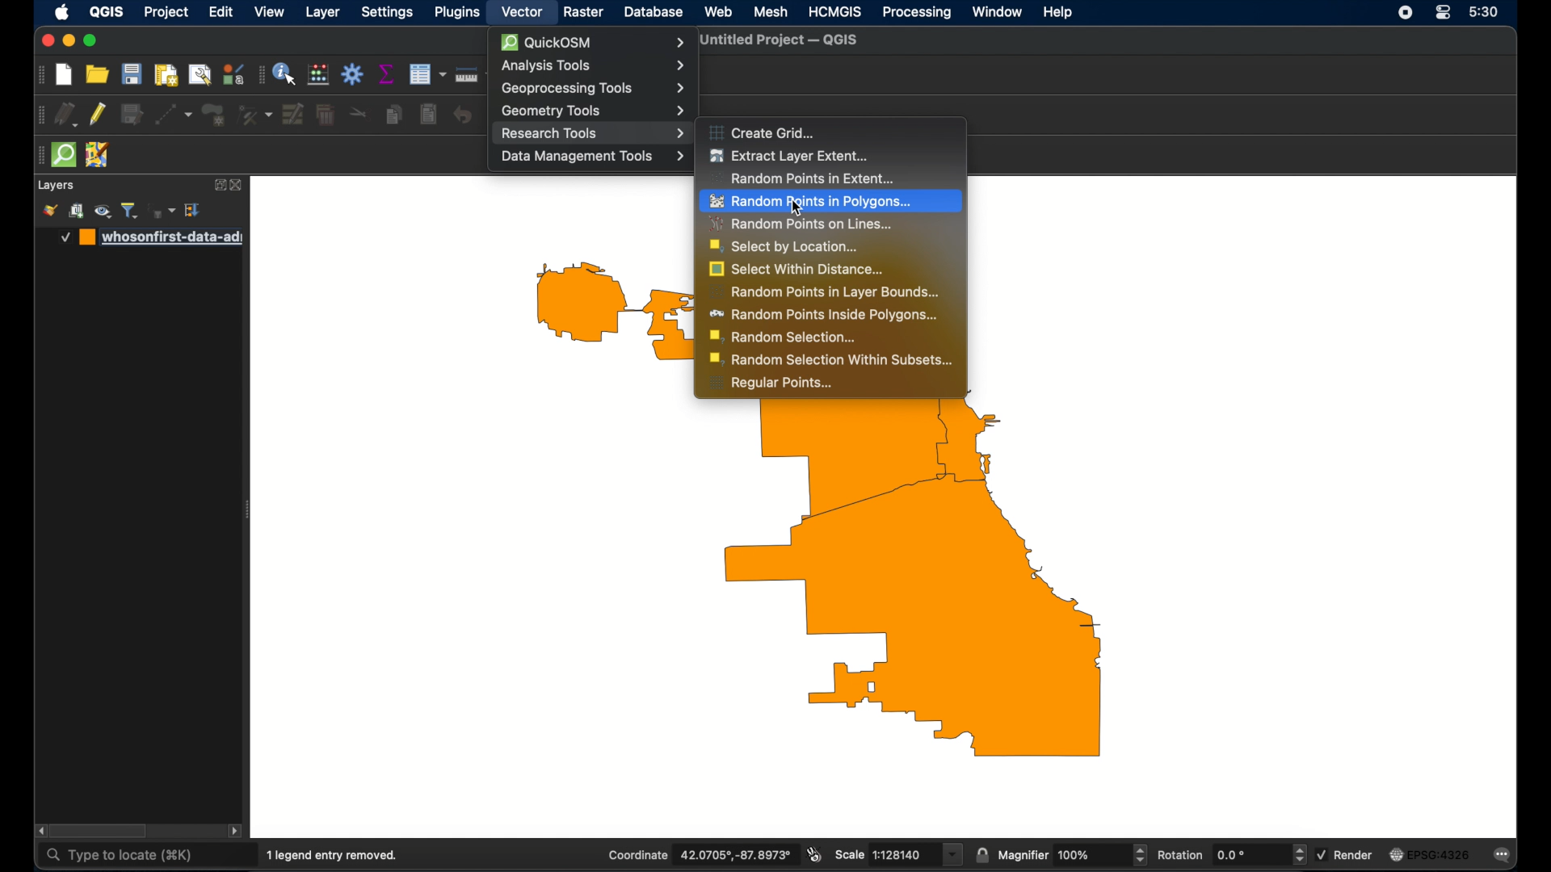 This screenshot has width=1551, height=872. I want to click on cut features, so click(358, 114).